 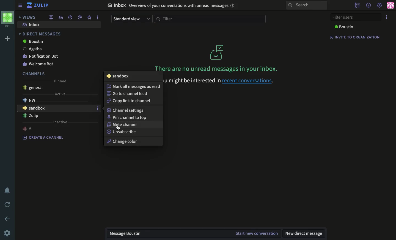 I want to click on active, so click(x=61, y=94).